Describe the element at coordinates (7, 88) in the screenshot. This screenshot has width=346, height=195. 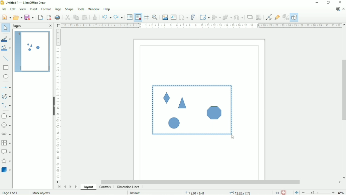
I see `Lines and arrows` at that location.